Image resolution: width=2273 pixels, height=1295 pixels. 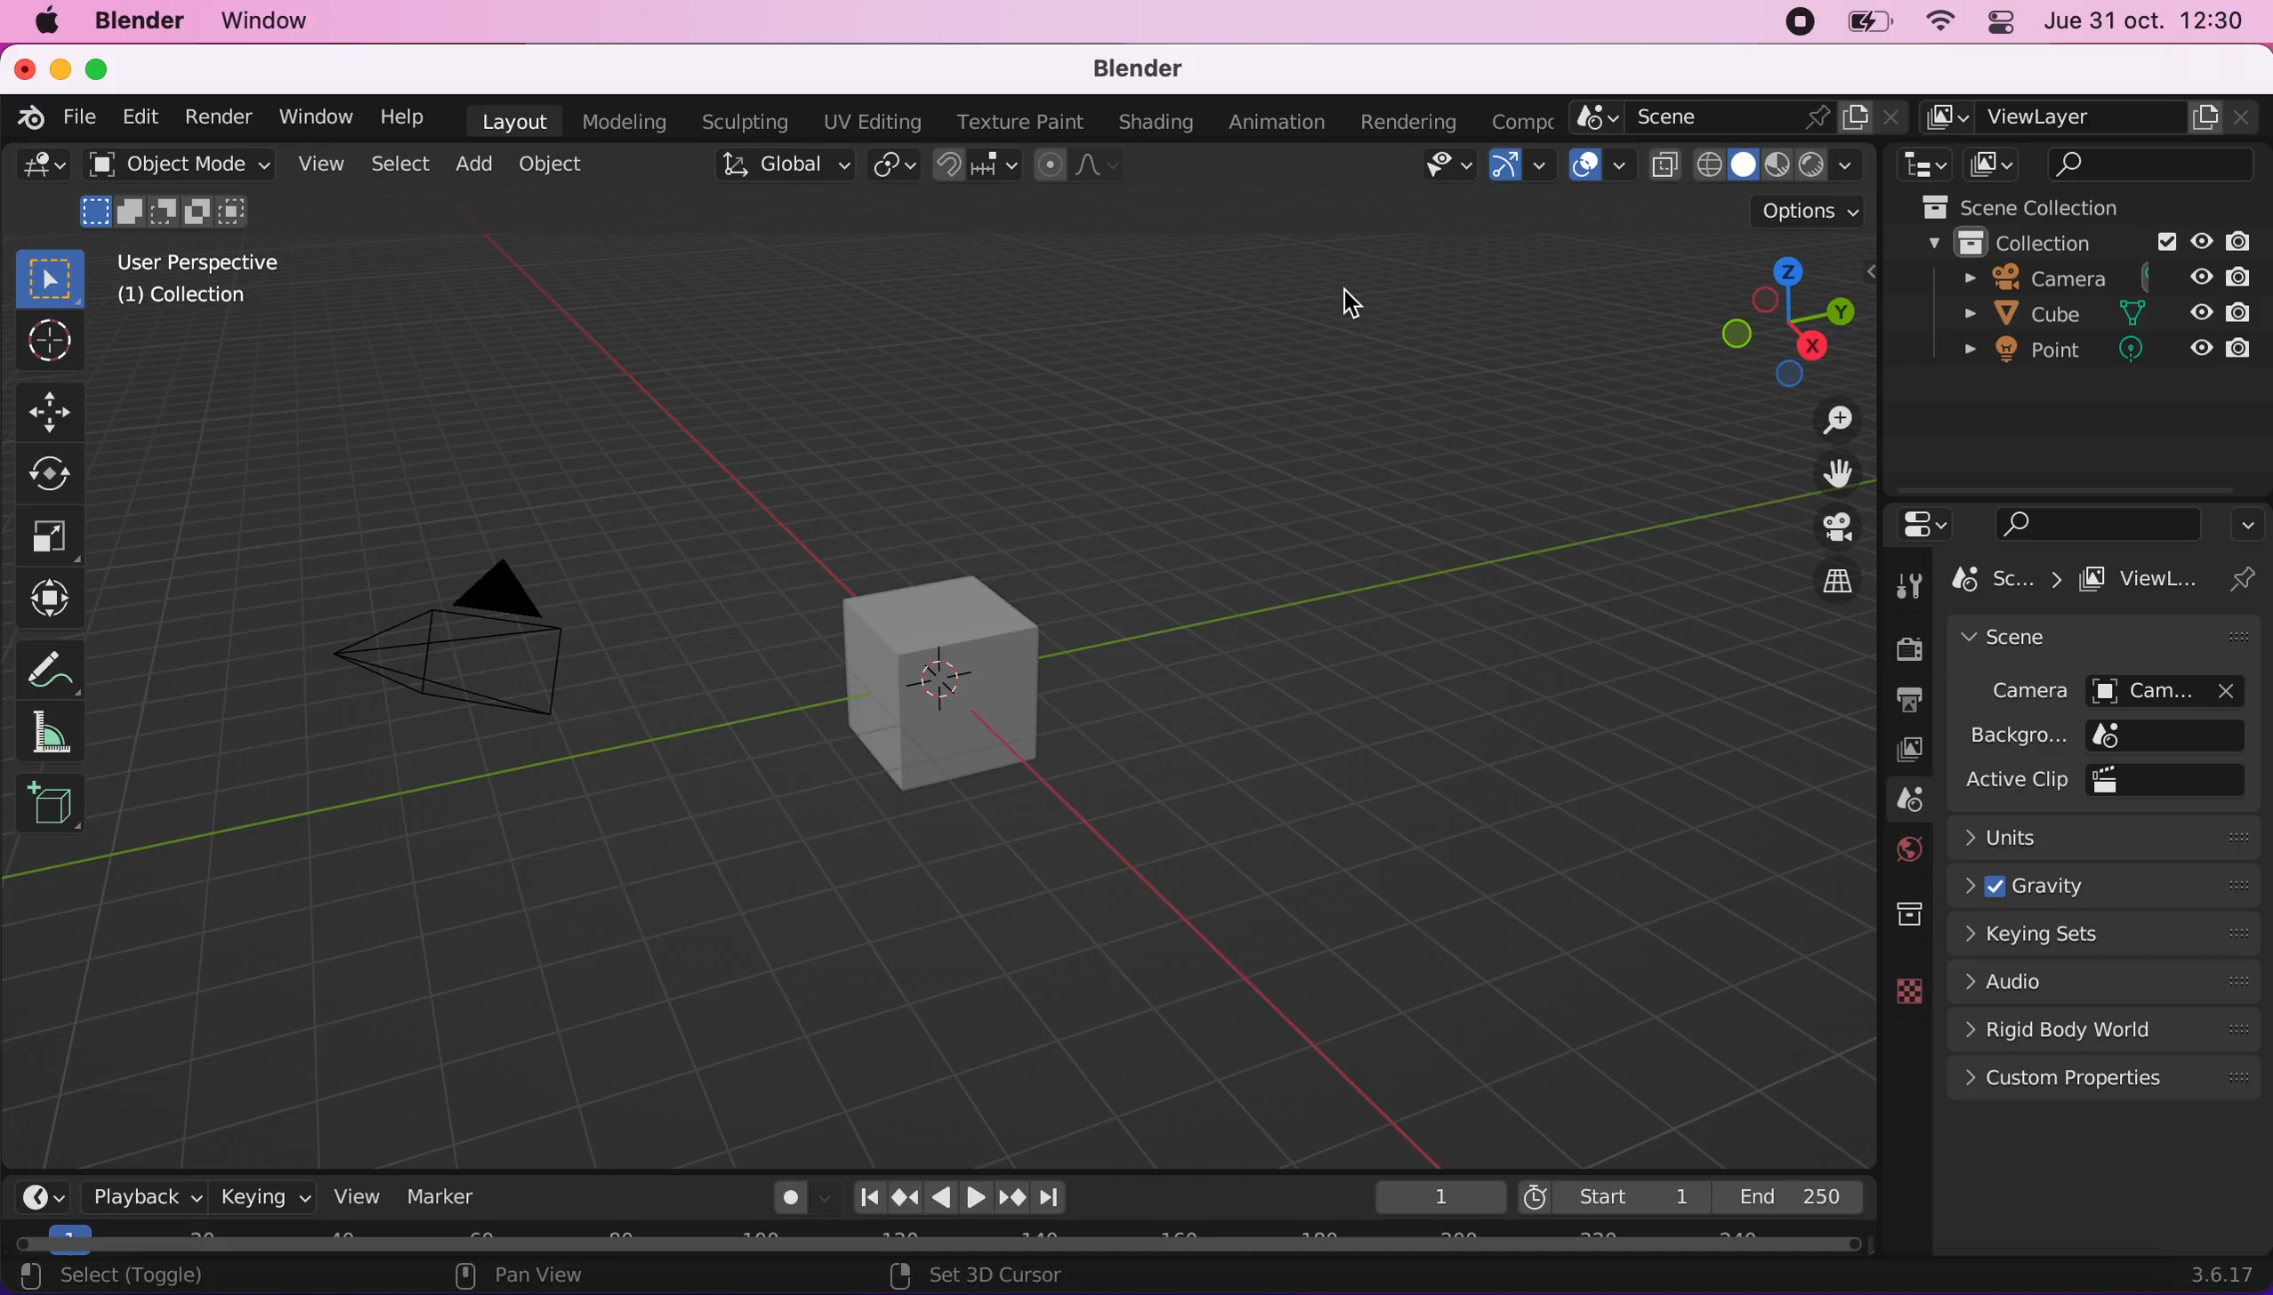 I want to click on transform pivot points, so click(x=891, y=167).